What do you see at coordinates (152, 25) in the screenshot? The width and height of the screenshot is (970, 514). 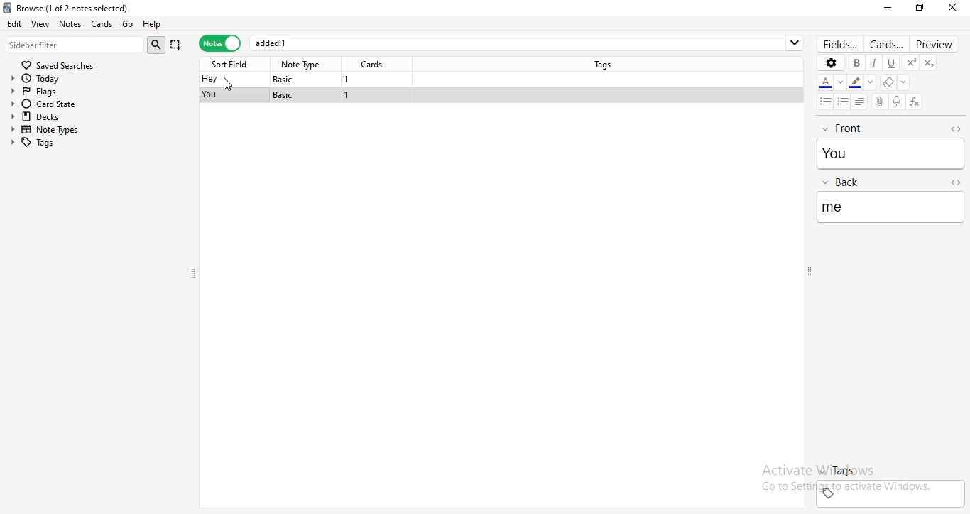 I see `help` at bounding box center [152, 25].